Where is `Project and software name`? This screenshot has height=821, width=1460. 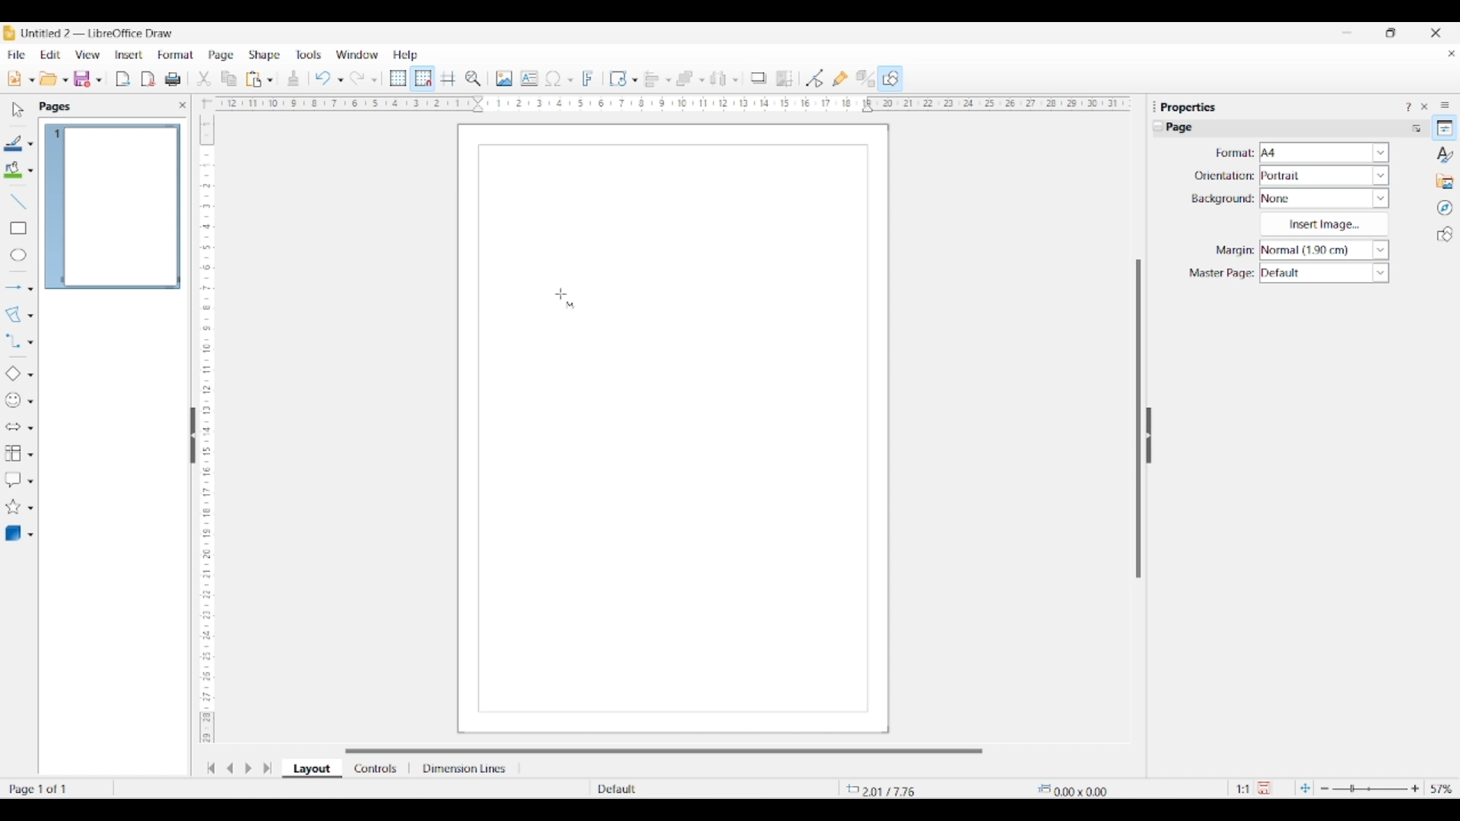 Project and software name is located at coordinates (98, 33).